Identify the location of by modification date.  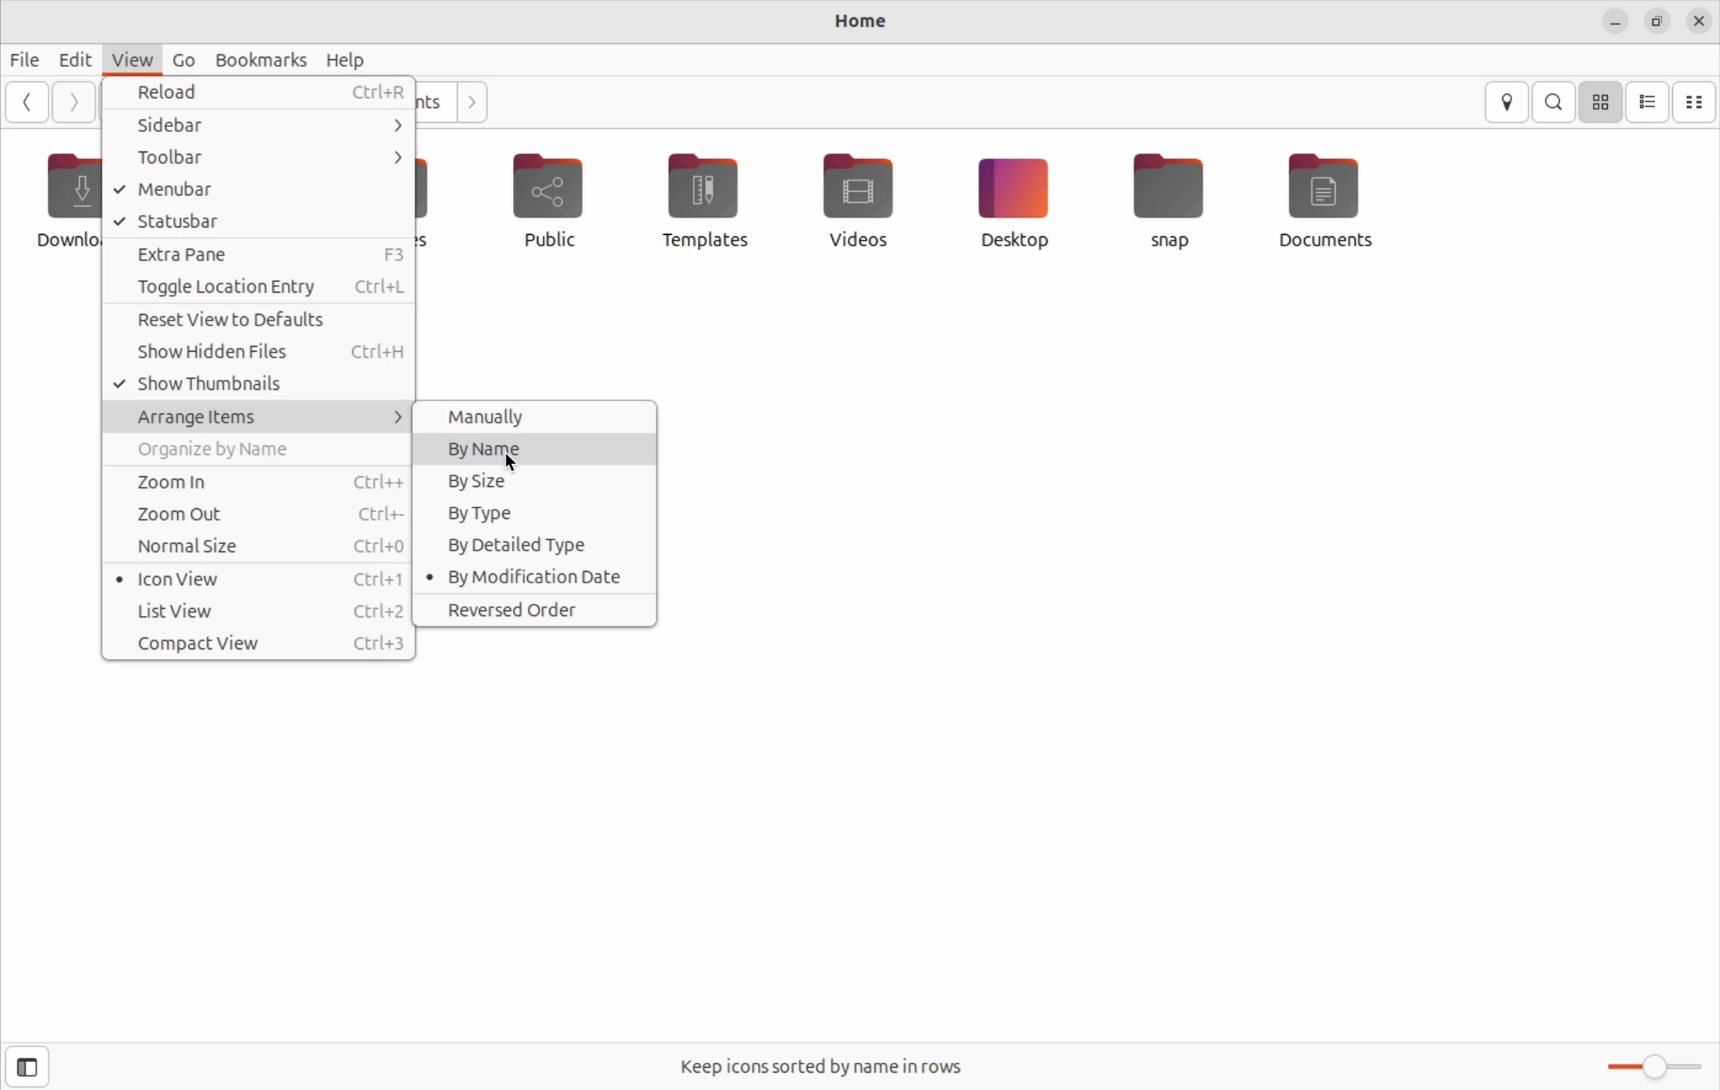
(532, 578).